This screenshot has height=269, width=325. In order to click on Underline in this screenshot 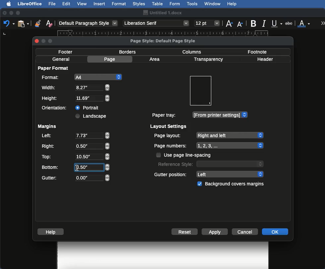, I will do `click(277, 24)`.